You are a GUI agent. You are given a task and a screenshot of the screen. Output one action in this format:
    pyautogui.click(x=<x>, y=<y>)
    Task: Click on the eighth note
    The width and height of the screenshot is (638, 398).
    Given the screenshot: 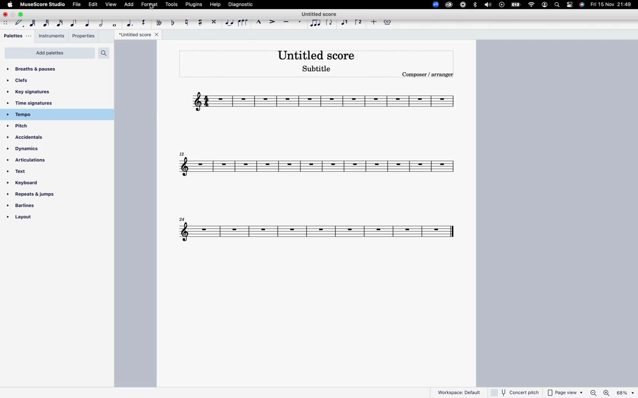 What is the action you would take?
    pyautogui.click(x=74, y=22)
    